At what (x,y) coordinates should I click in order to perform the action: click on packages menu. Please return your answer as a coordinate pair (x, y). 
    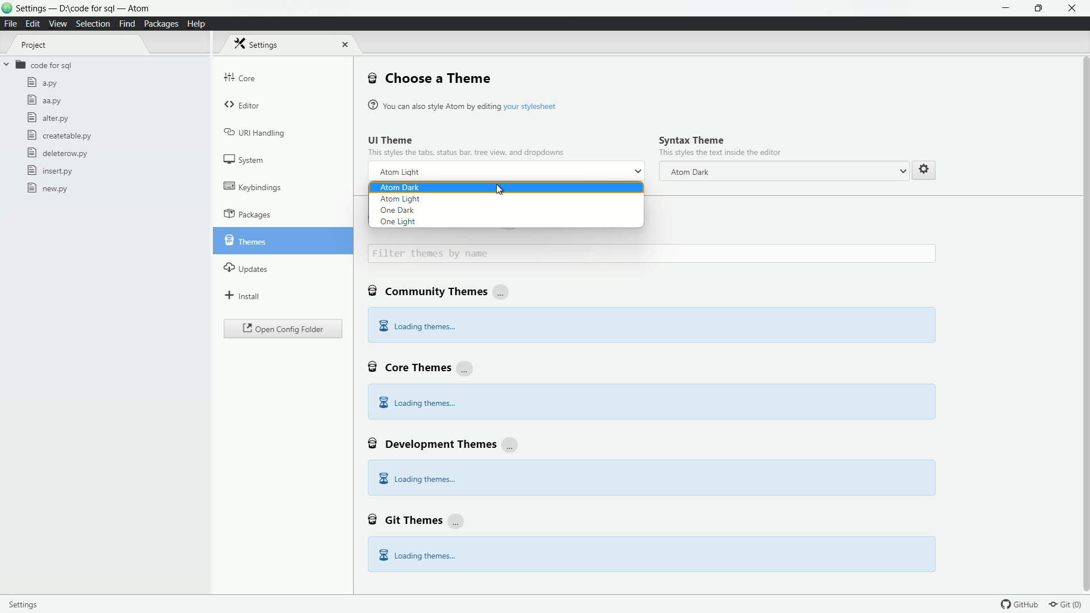
    Looking at the image, I should click on (162, 24).